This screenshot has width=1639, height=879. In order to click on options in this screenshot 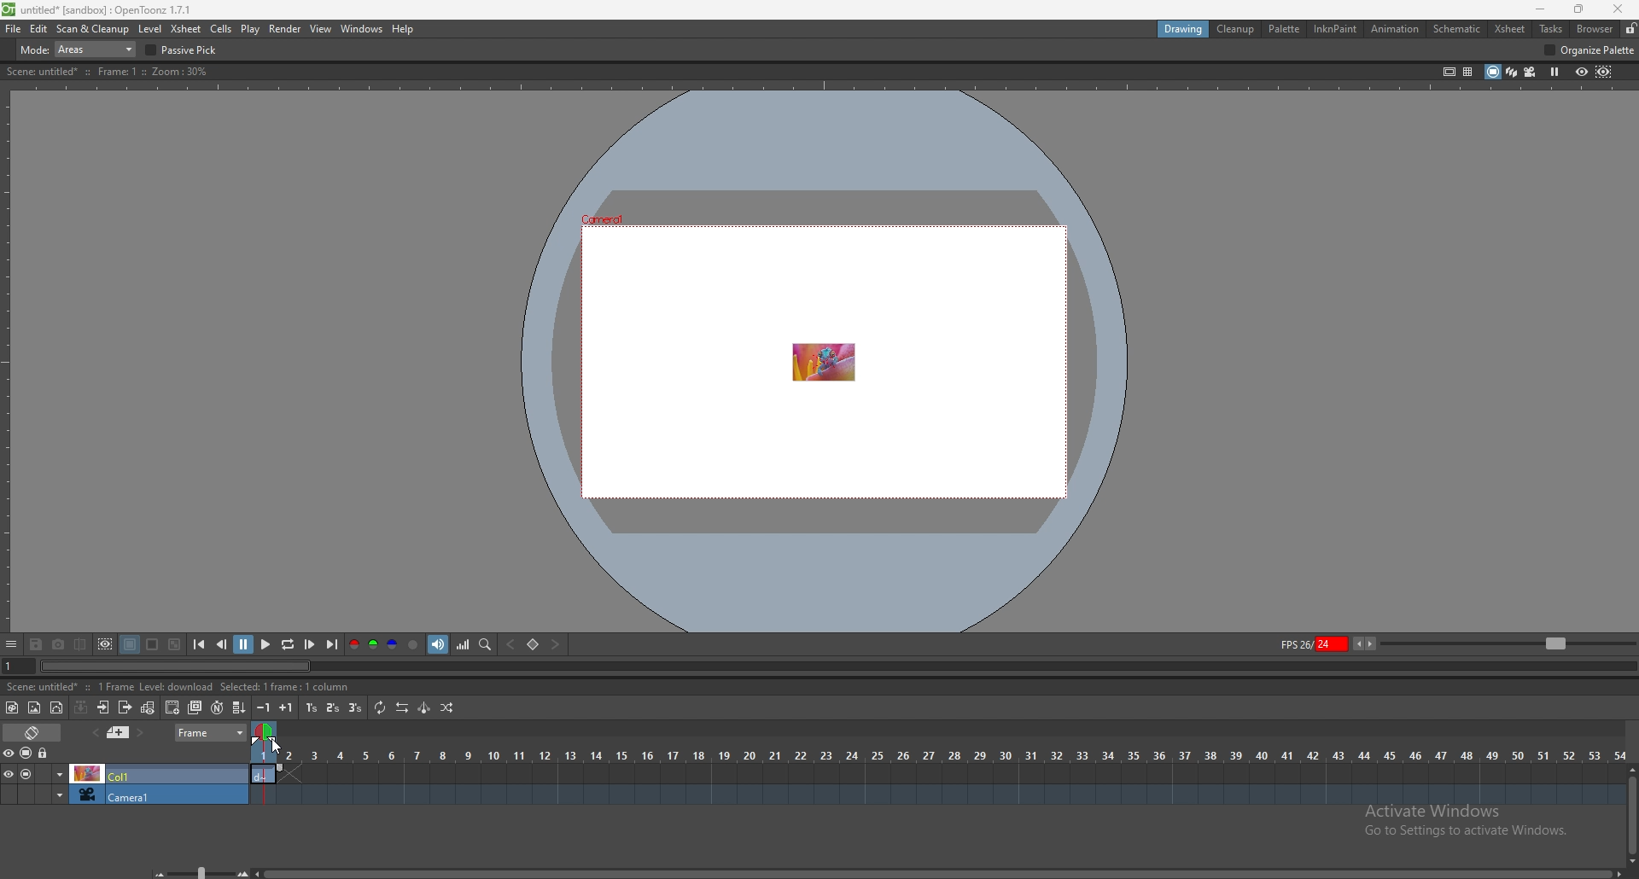, I will do `click(12, 645)`.